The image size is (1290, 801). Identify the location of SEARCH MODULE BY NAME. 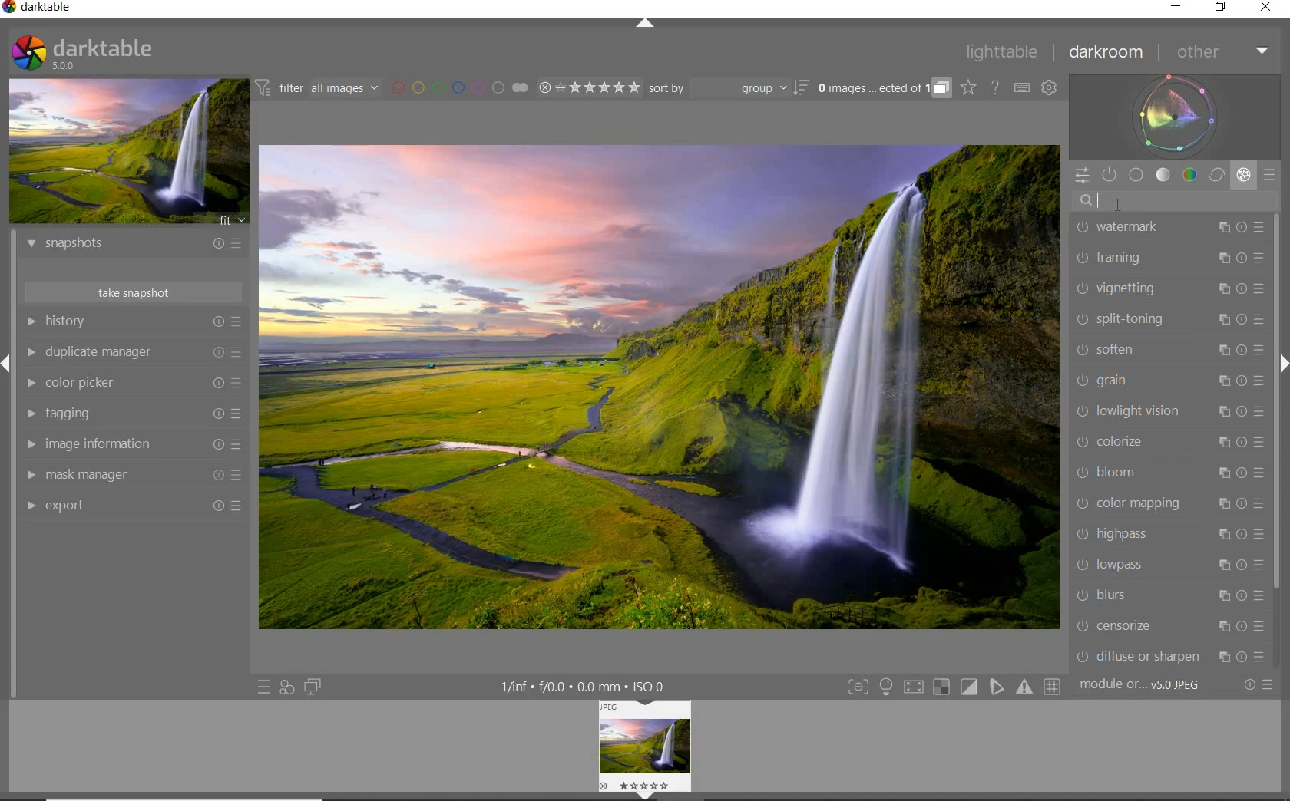
(1173, 201).